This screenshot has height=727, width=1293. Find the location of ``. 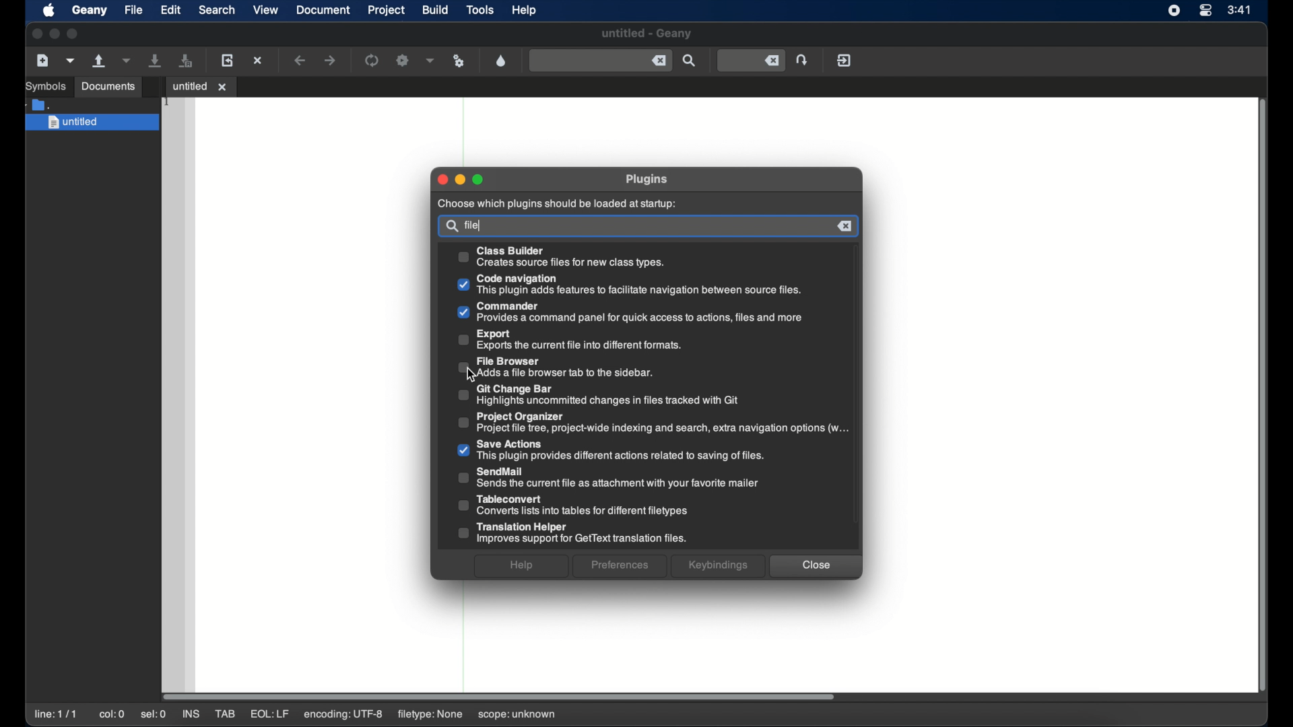

 is located at coordinates (815, 567).